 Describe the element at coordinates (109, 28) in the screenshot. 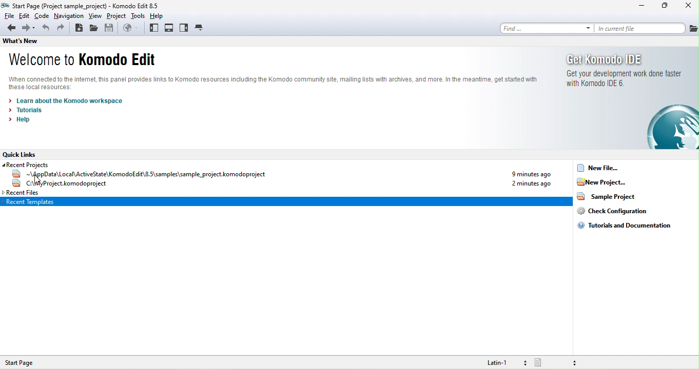

I see `save` at that location.